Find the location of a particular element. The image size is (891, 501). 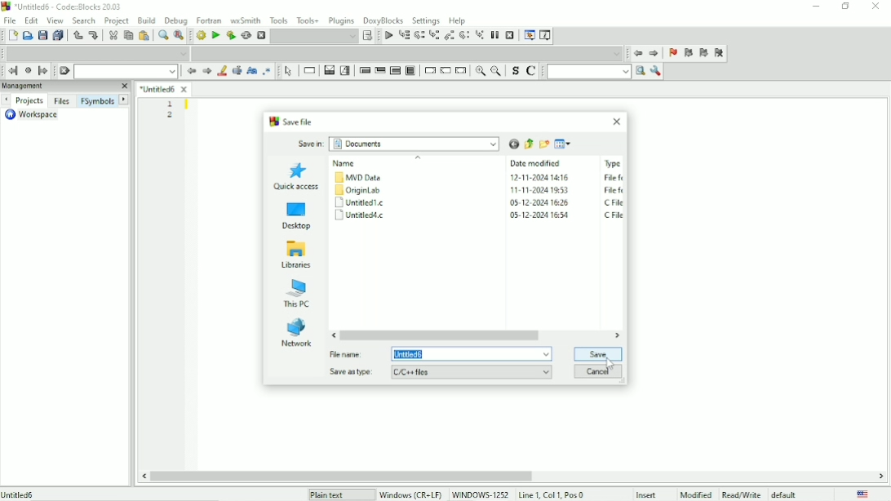

Files is located at coordinates (62, 101).